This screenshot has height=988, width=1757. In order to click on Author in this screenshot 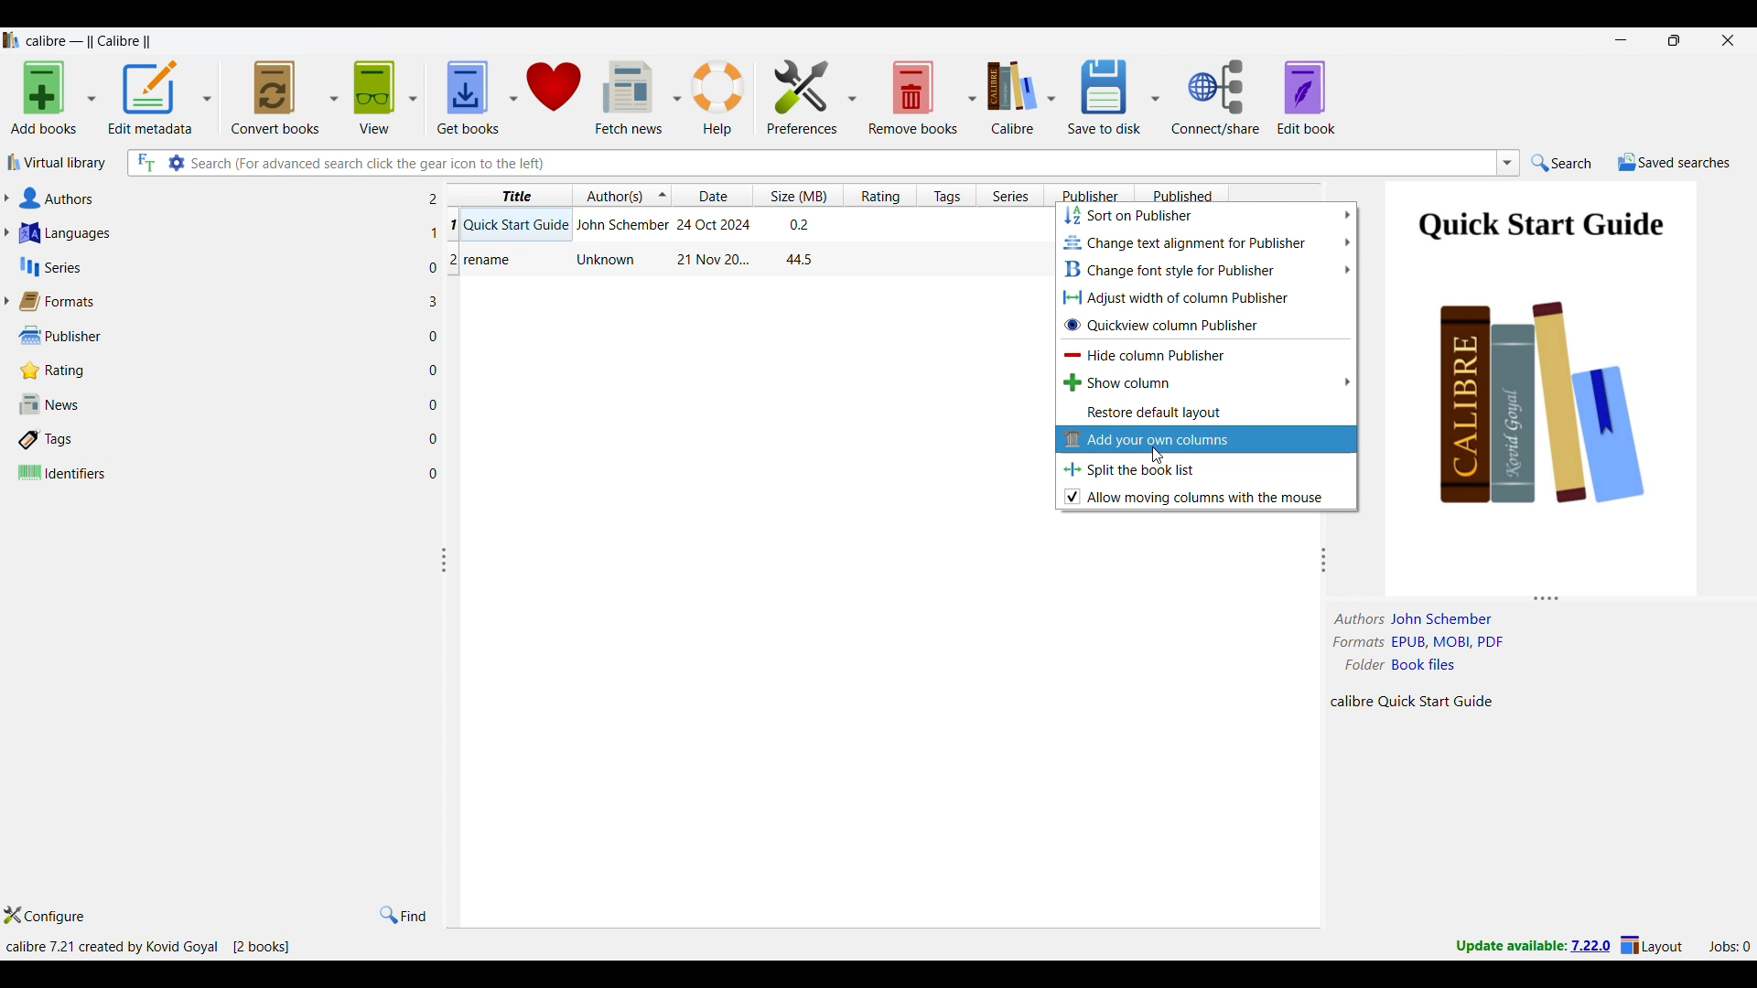, I will do `click(608, 259)`.